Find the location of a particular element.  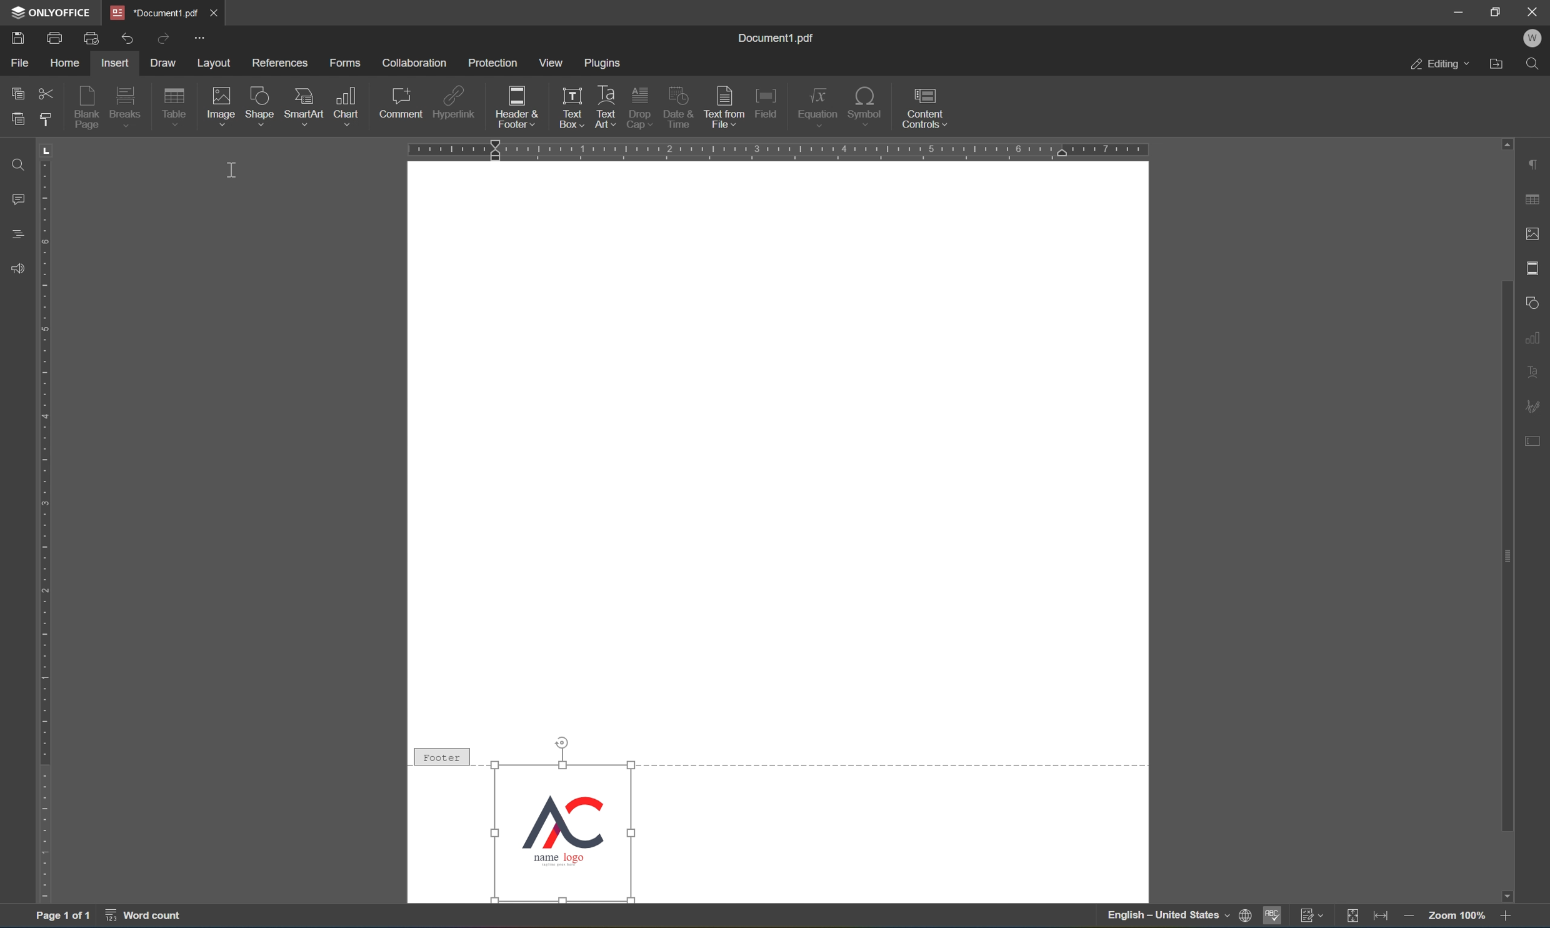

smart art is located at coordinates (303, 106).